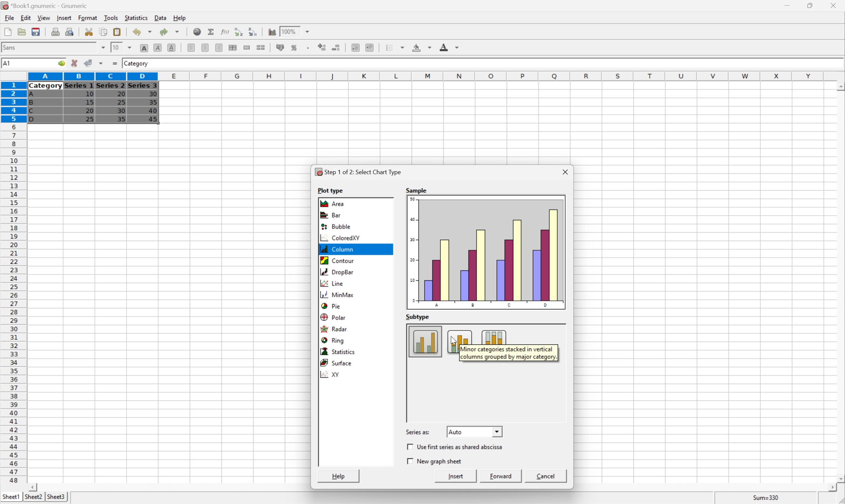 The width and height of the screenshot is (845, 504). Describe the element at coordinates (137, 18) in the screenshot. I see `Statistics` at that location.